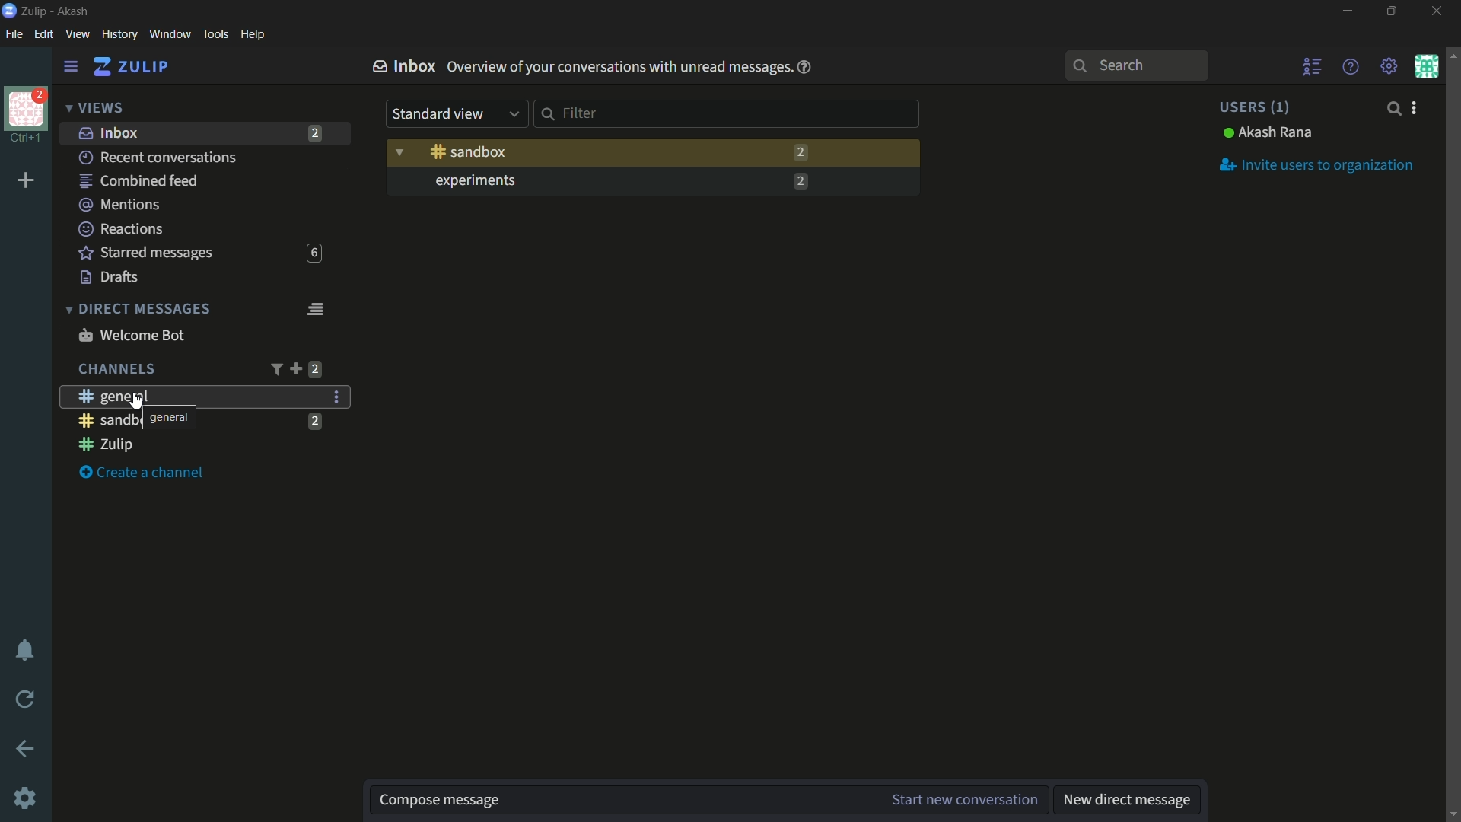  Describe the element at coordinates (27, 181) in the screenshot. I see `add organization` at that location.